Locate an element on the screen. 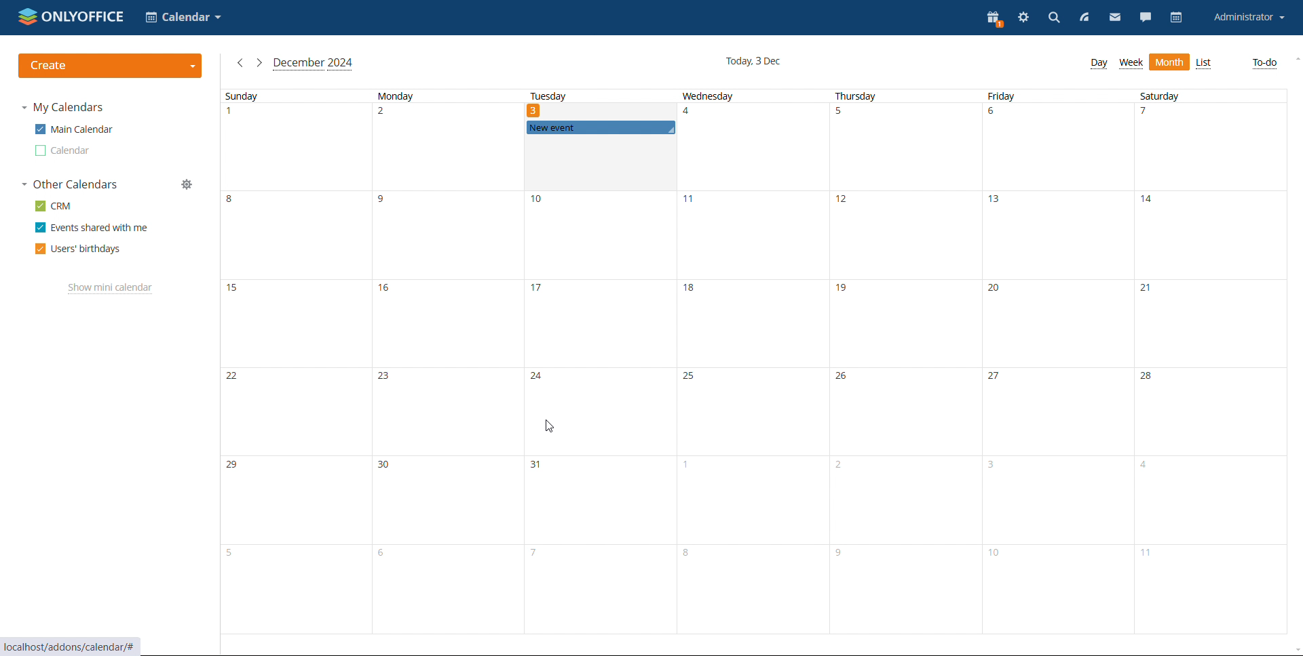  date is located at coordinates (1208, 146).